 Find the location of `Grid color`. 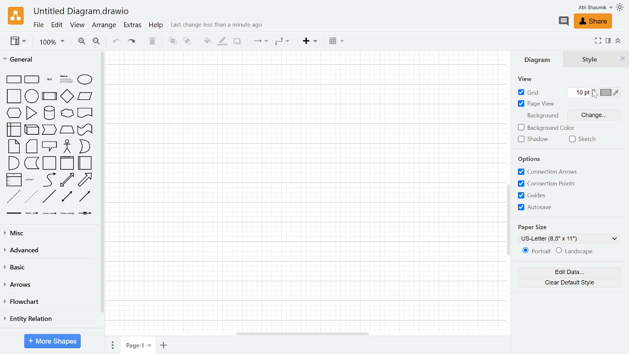

Grid color is located at coordinates (611, 93).